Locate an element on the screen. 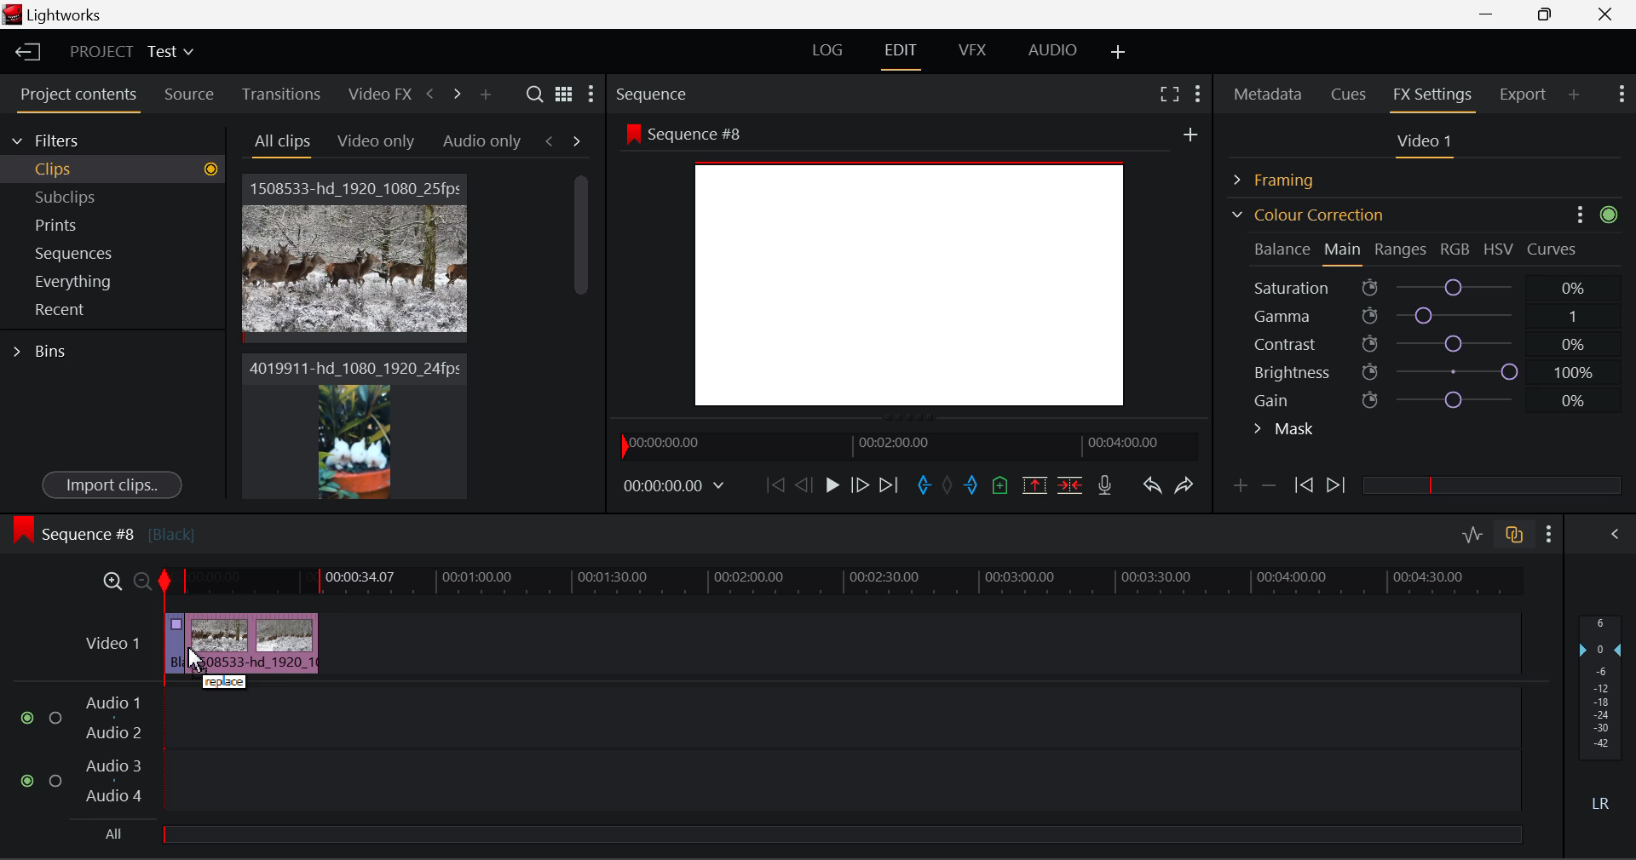 This screenshot has height=860, width=1636. Previous keyframe is located at coordinates (1302, 486).